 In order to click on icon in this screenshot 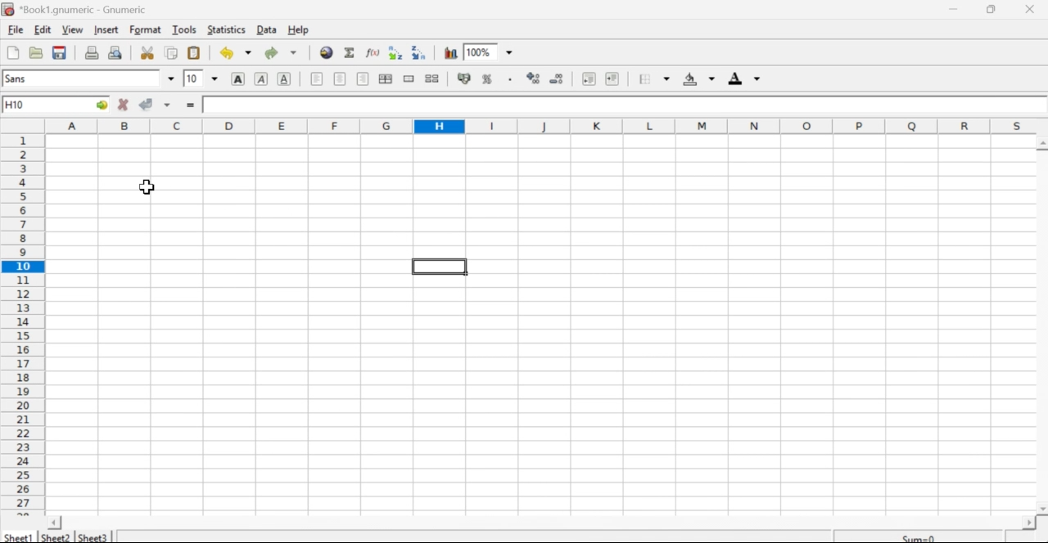, I will do `click(463, 79)`.